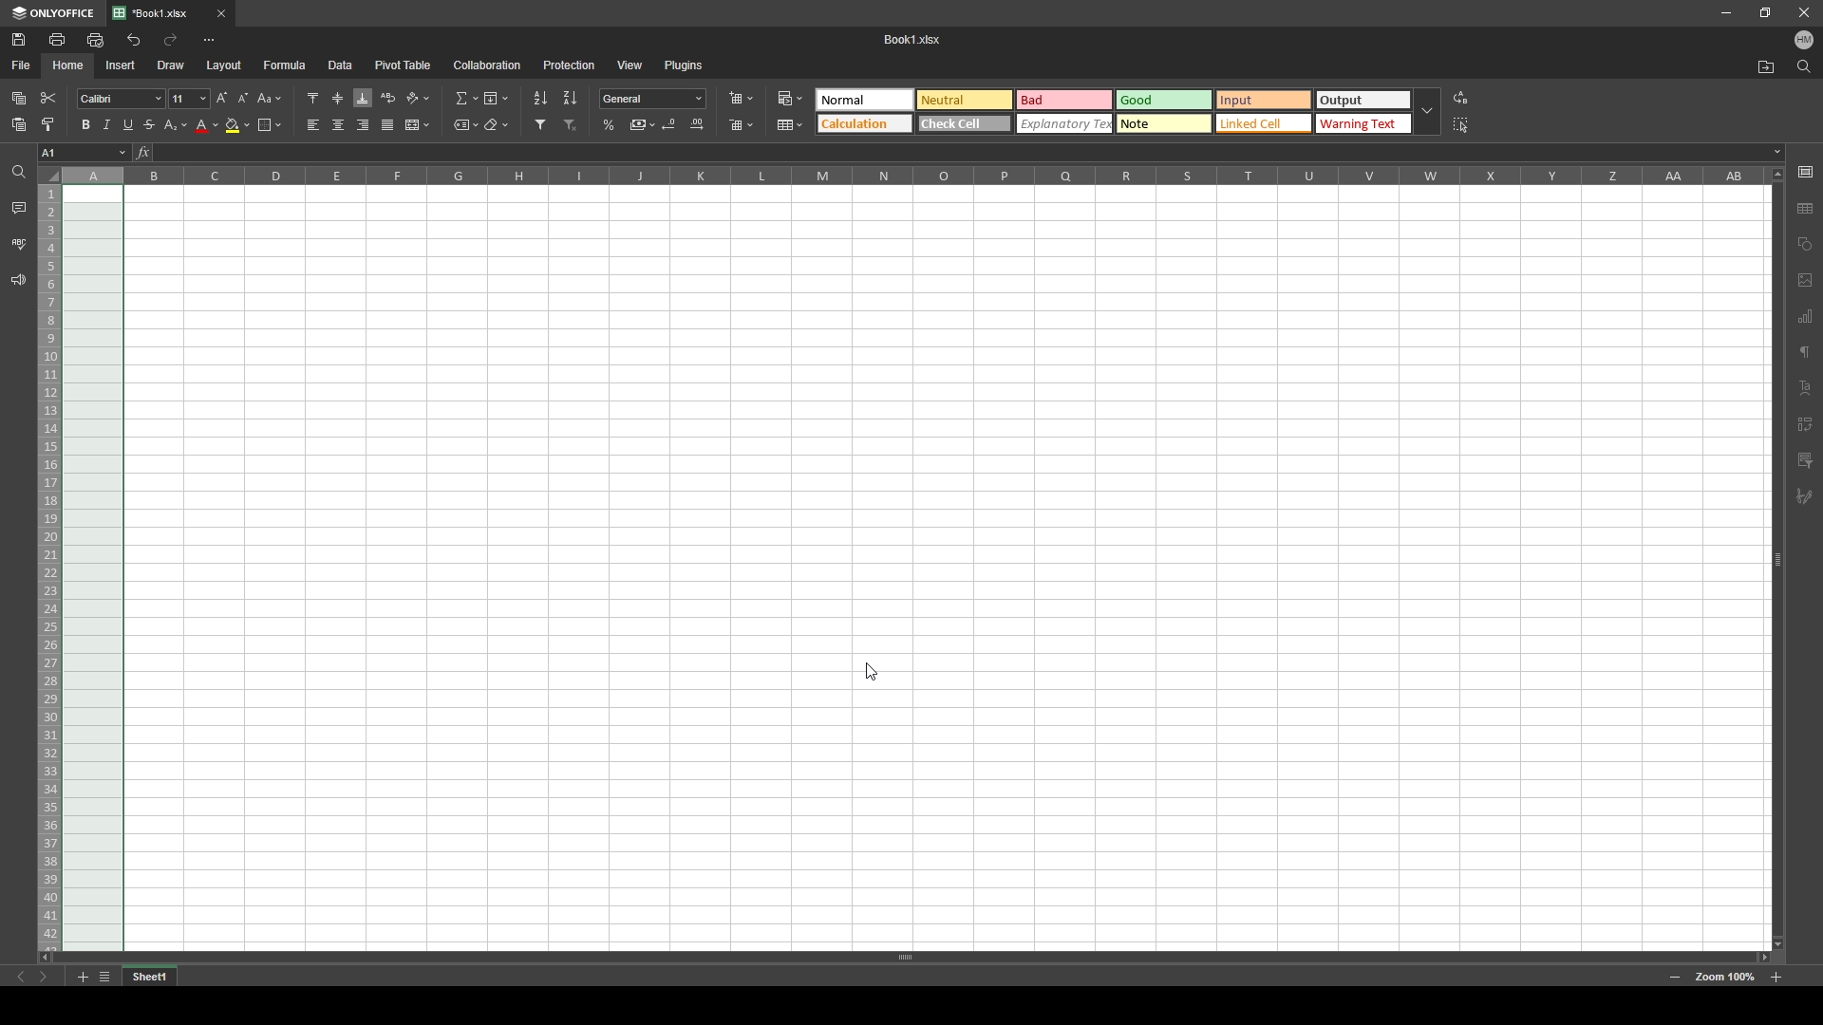 This screenshot has width=1823, height=1025. Describe the element at coordinates (85, 124) in the screenshot. I see `bold` at that location.